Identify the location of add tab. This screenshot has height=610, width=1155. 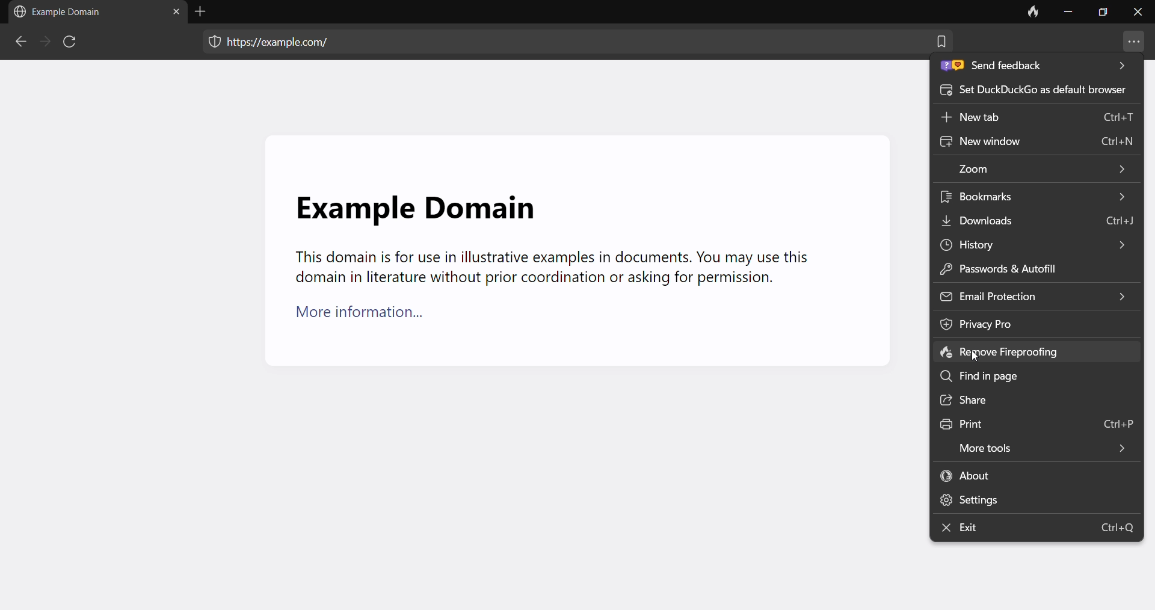
(203, 11).